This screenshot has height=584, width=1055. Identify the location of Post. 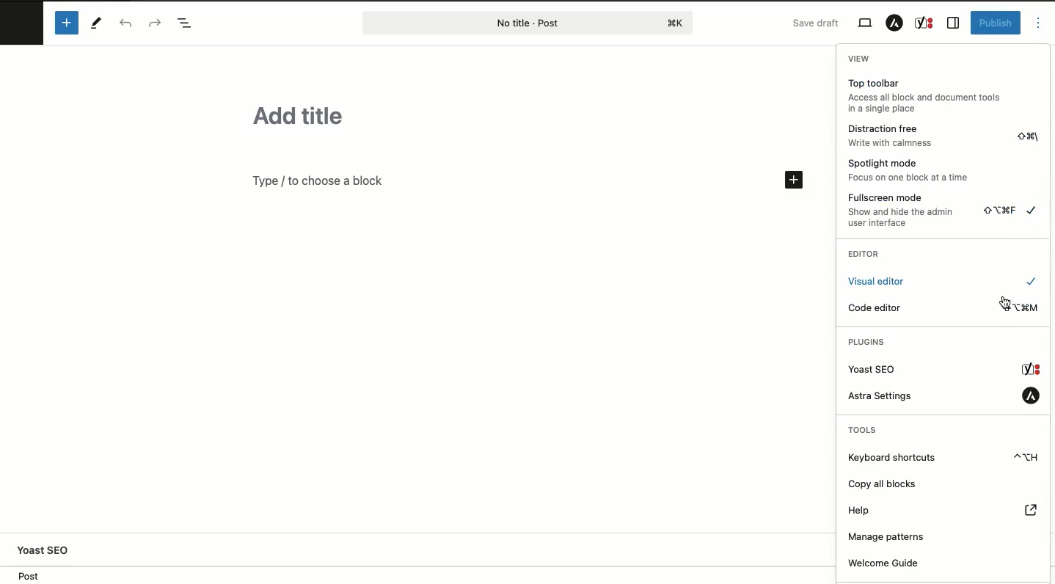
(526, 23).